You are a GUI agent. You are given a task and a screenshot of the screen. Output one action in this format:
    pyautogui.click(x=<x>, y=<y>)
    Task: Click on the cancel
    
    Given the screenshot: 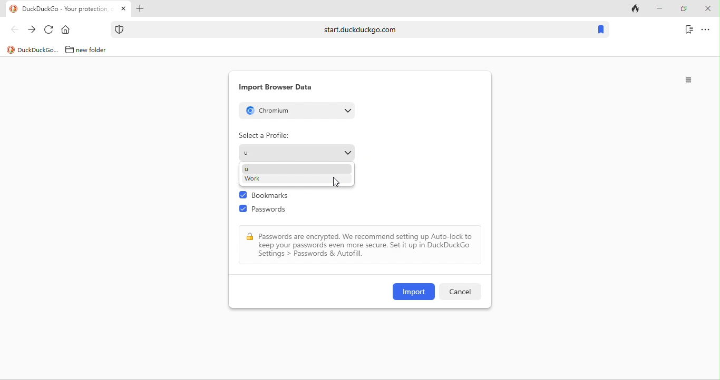 What is the action you would take?
    pyautogui.click(x=459, y=292)
    